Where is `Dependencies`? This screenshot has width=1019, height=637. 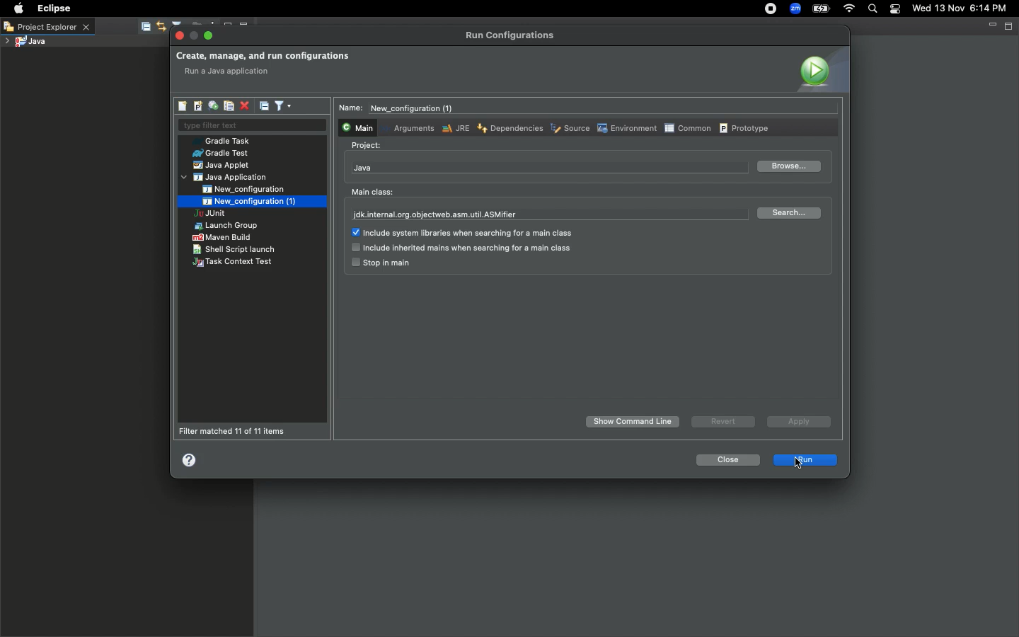 Dependencies is located at coordinates (509, 127).